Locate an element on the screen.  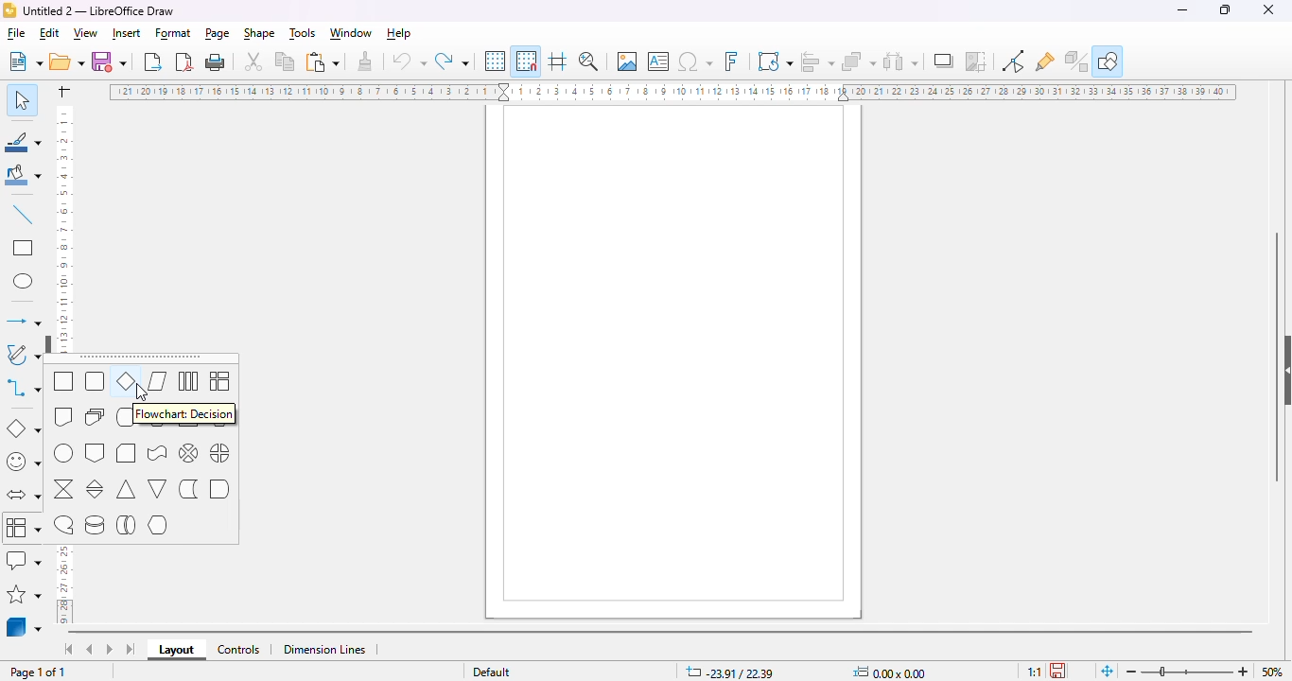
flowchart: sort is located at coordinates (96, 489).